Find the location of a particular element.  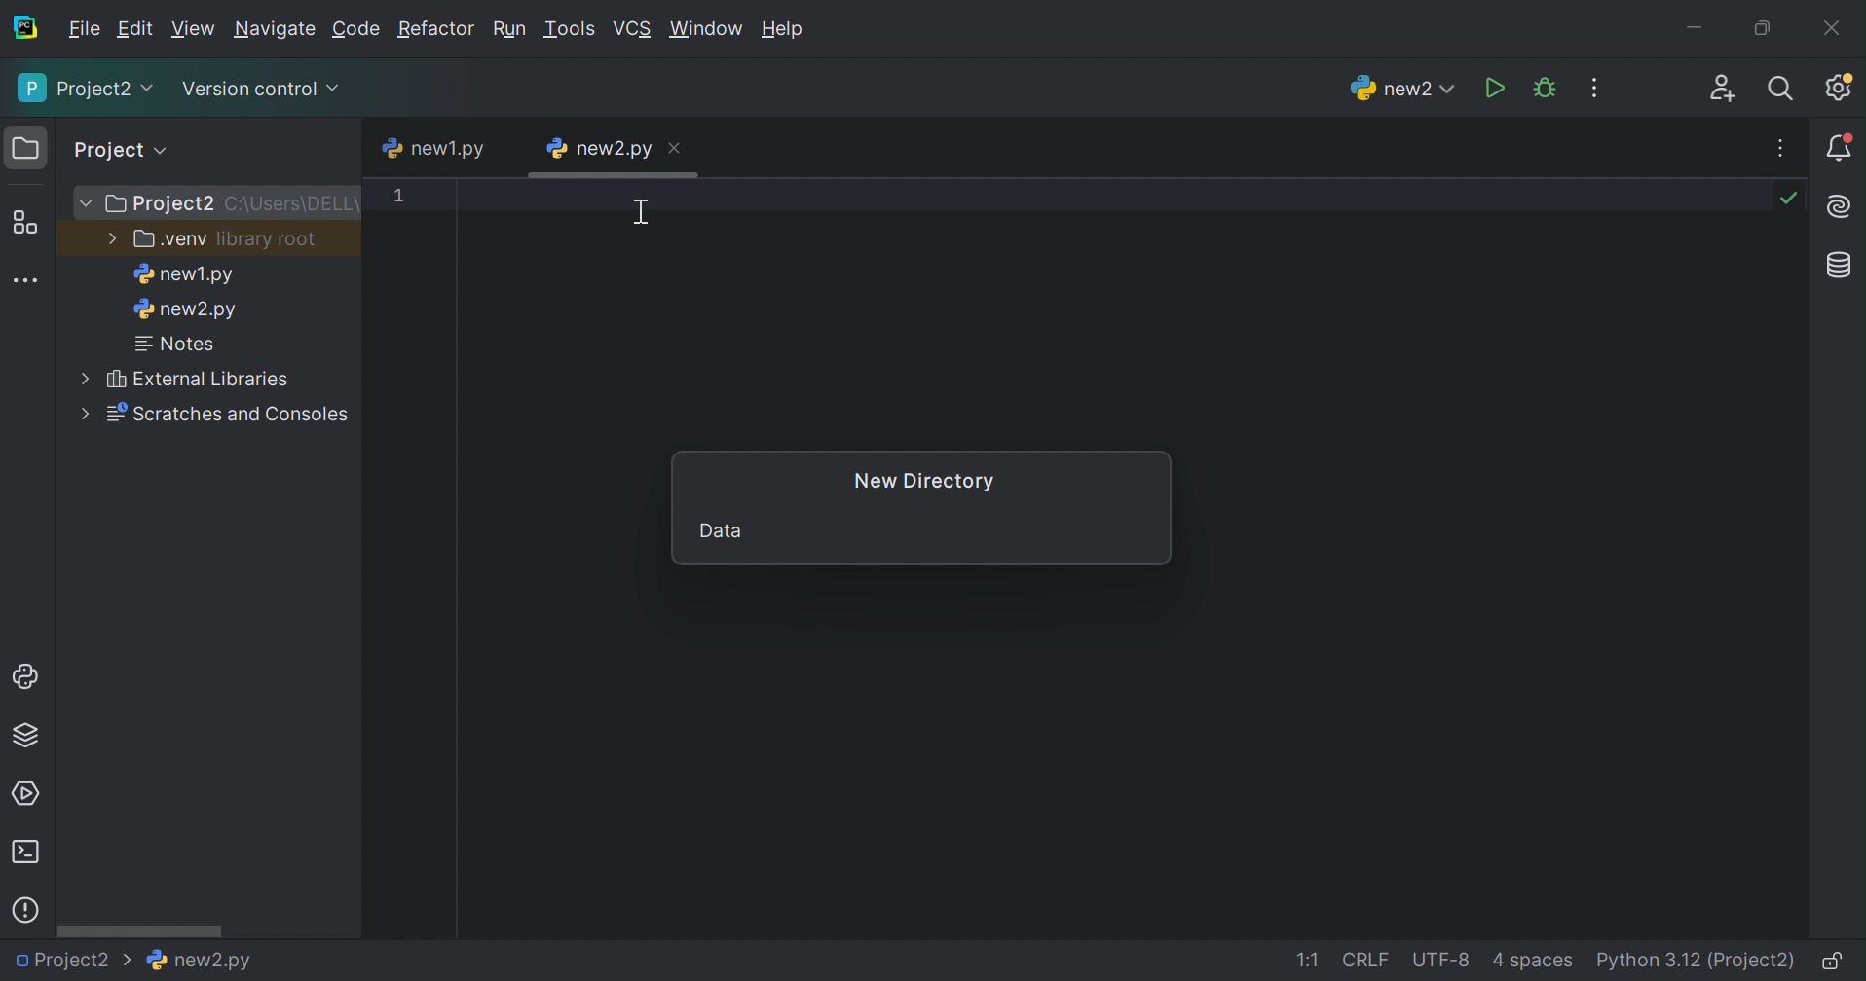

More is located at coordinates (109, 236).